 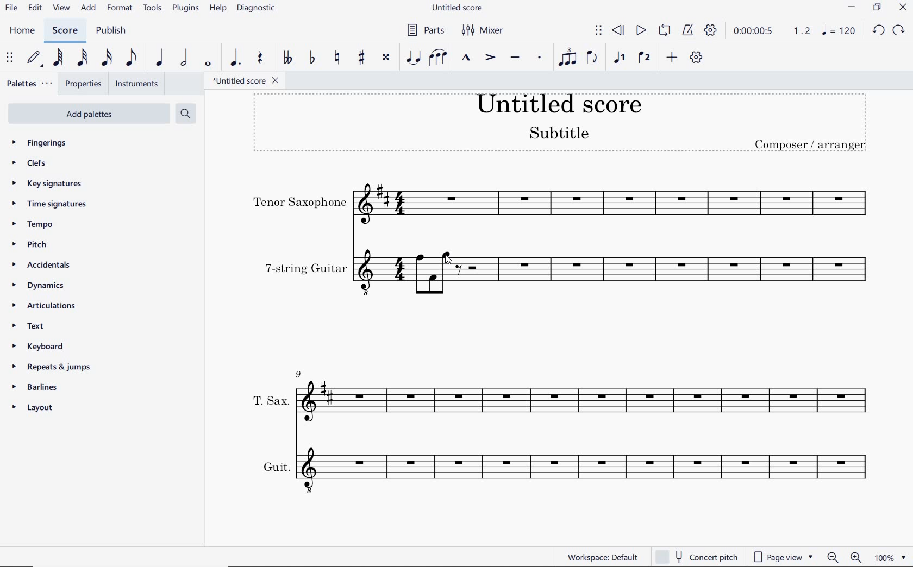 What do you see at coordinates (599, 31) in the screenshot?
I see `SELECT TO MOVE` at bounding box center [599, 31].